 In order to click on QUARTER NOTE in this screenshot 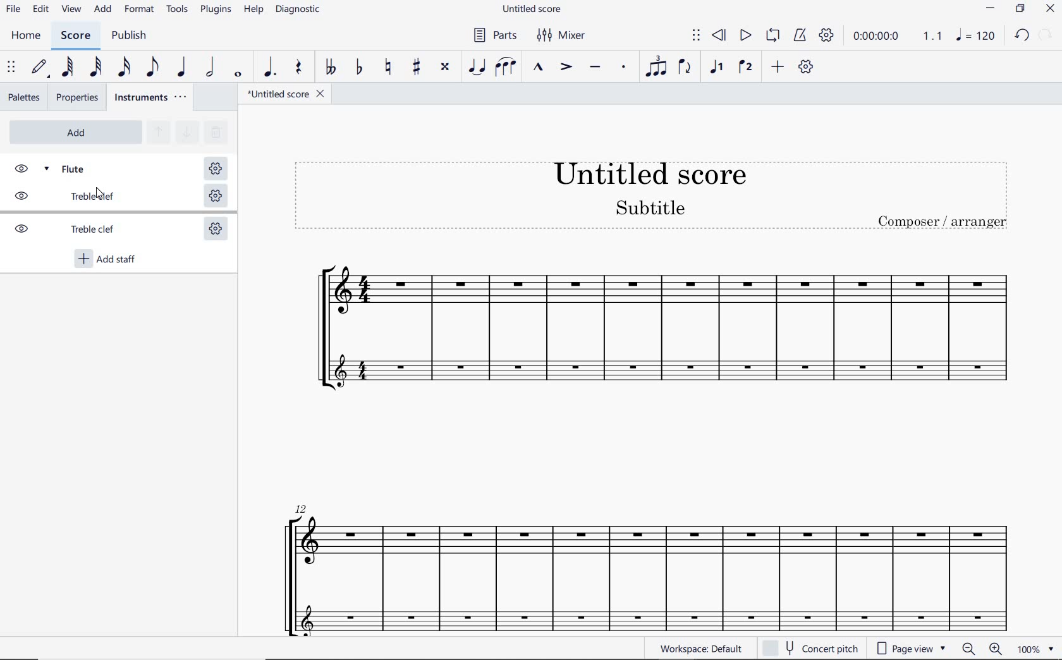, I will do `click(182, 68)`.